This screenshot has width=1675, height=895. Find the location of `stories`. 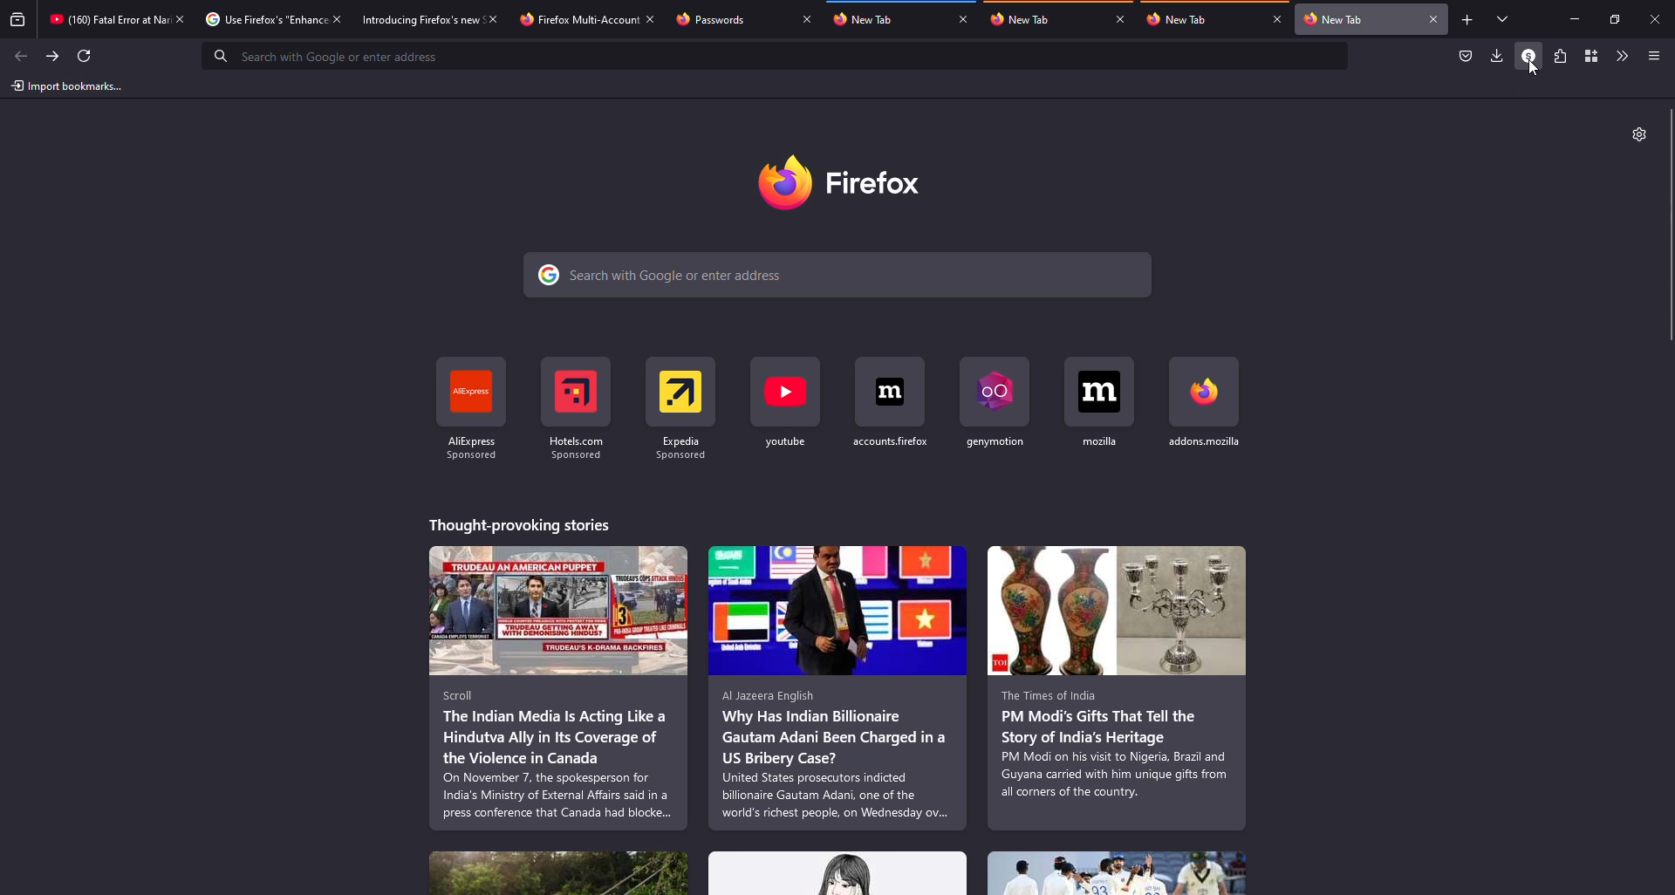

stories is located at coordinates (838, 872).